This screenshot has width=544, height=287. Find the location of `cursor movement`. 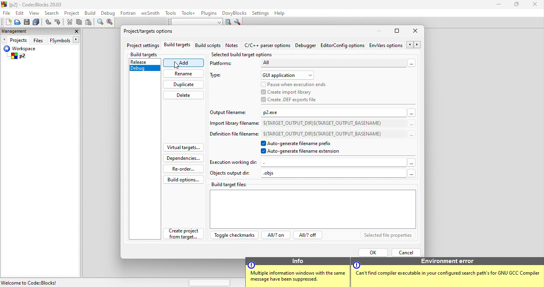

cursor movement is located at coordinates (177, 66).